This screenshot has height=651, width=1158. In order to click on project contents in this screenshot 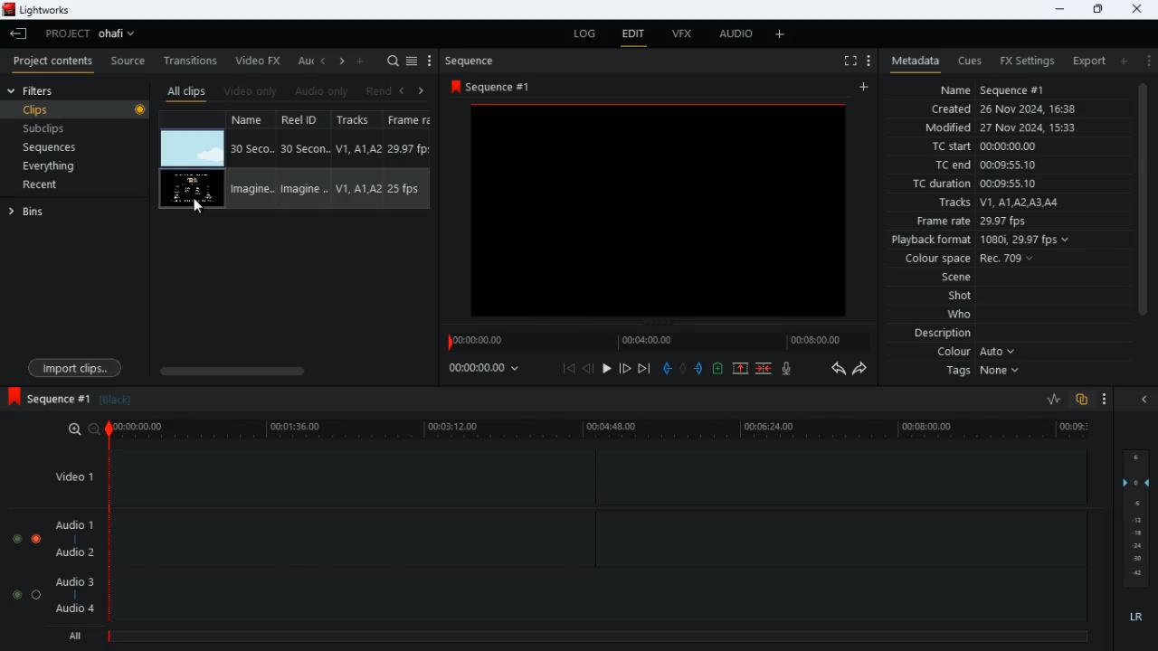, I will do `click(57, 61)`.